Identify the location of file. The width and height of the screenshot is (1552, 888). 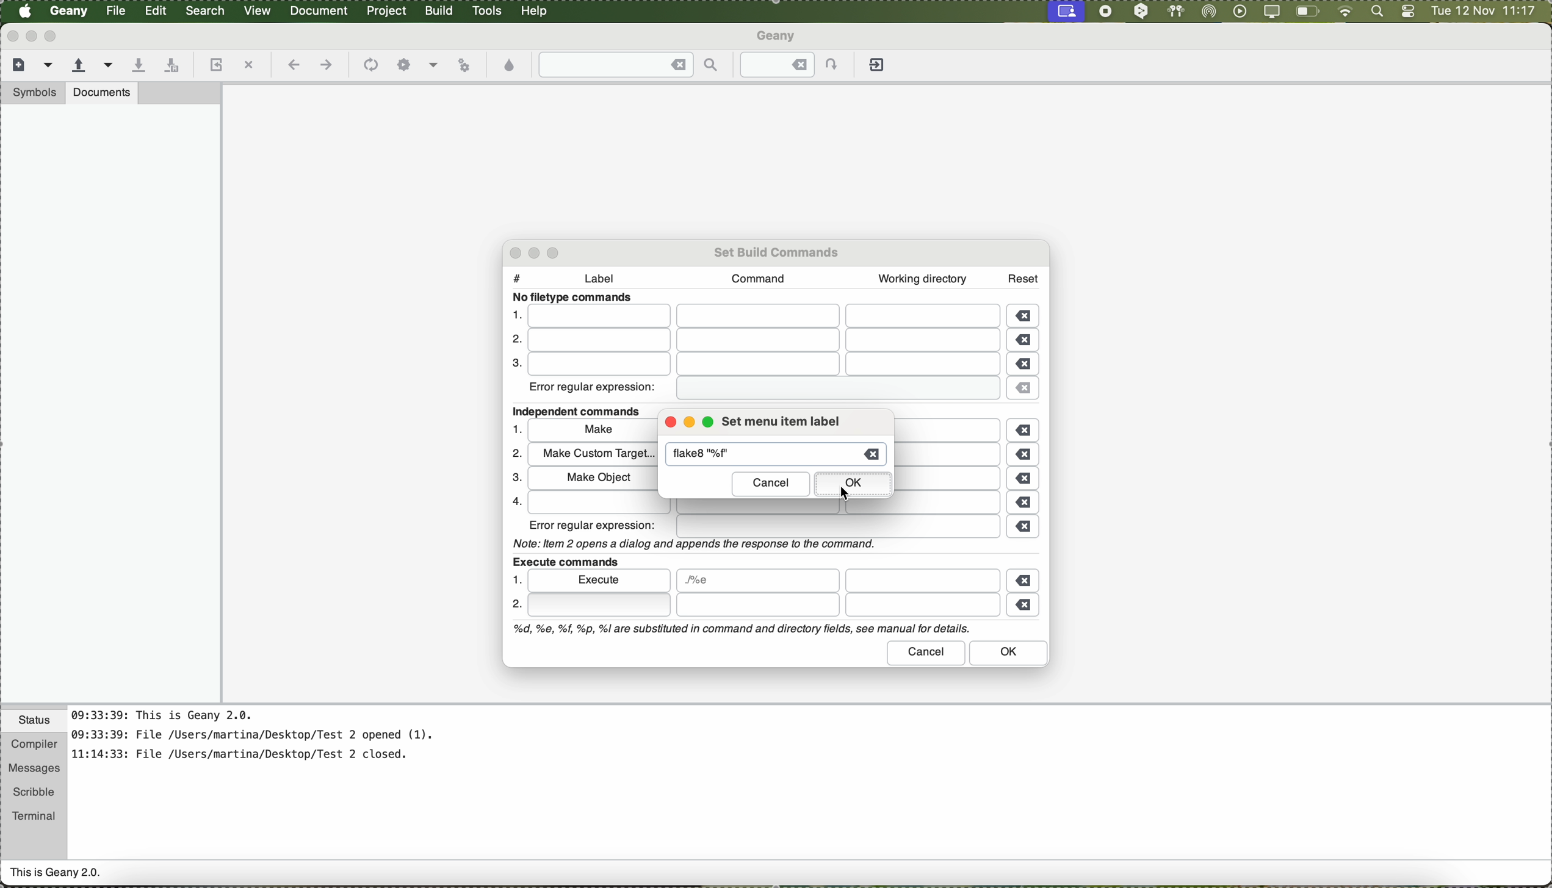
(762, 342).